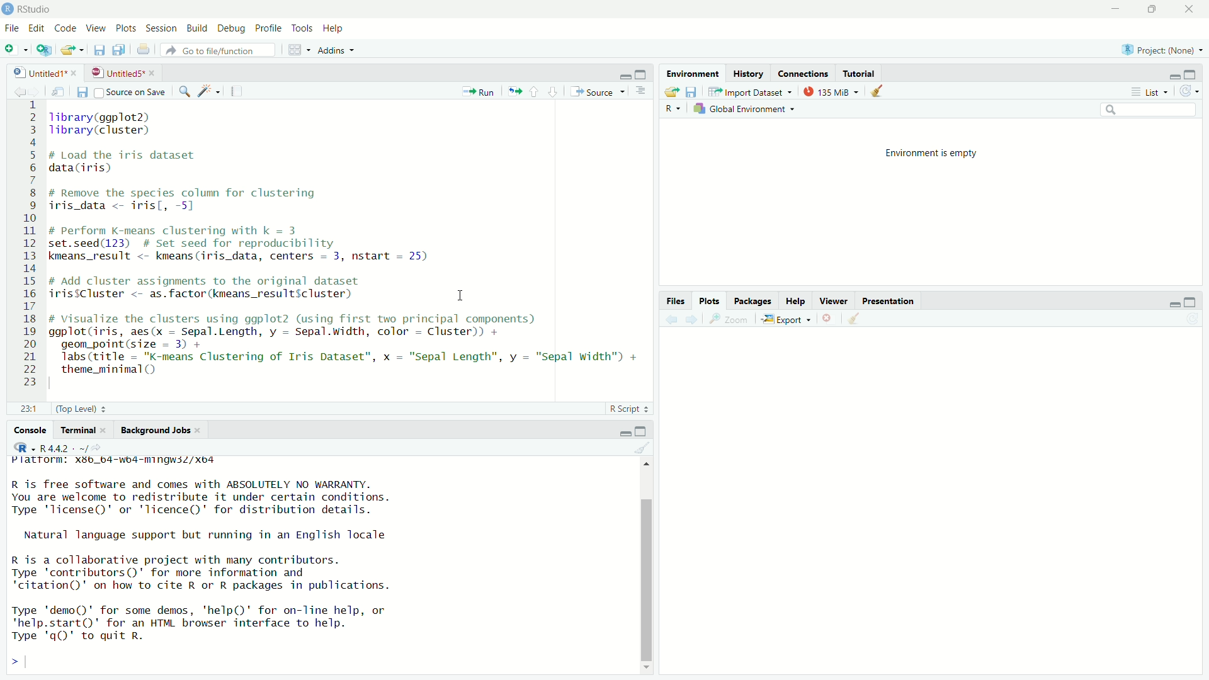 This screenshot has width=1209, height=680. Describe the element at coordinates (25, 428) in the screenshot. I see `console` at that location.